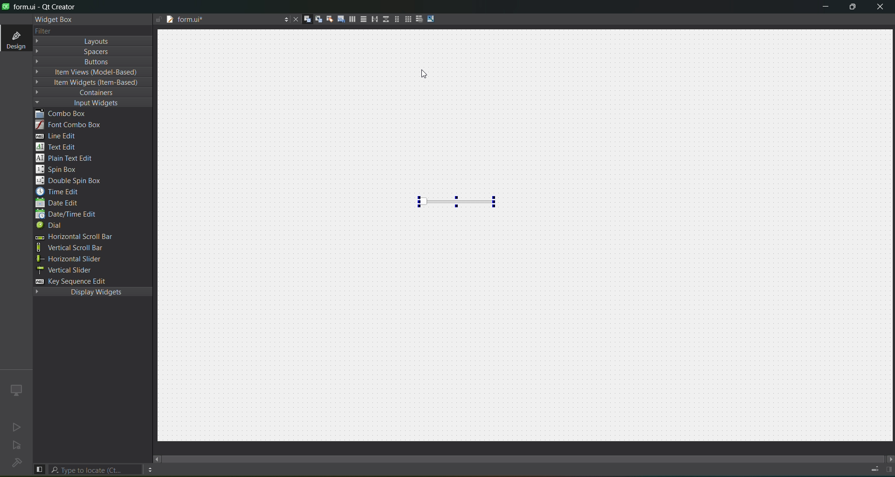 This screenshot has height=477, width=895. I want to click on key sequence edit, so click(71, 280).